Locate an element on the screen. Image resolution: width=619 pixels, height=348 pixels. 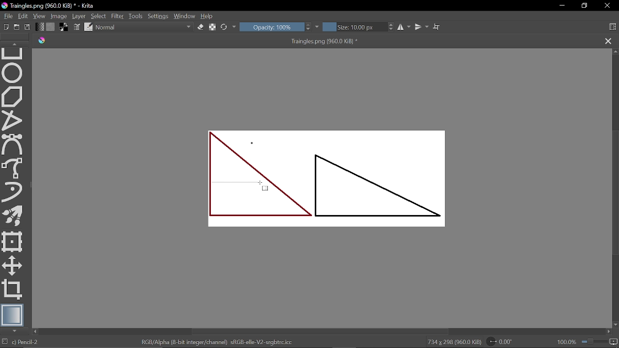
Pencil-2 is located at coordinates (36, 342).